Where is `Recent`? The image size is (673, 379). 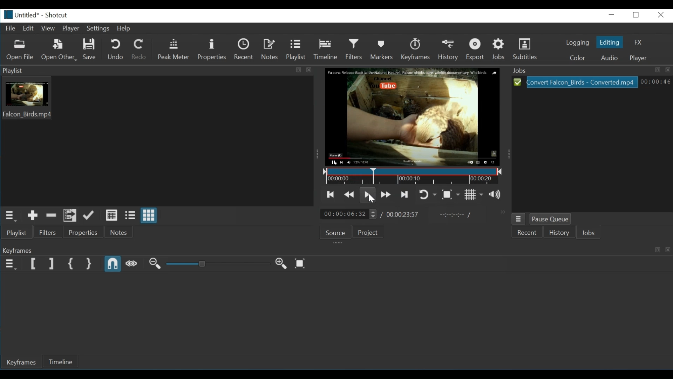 Recent is located at coordinates (528, 232).